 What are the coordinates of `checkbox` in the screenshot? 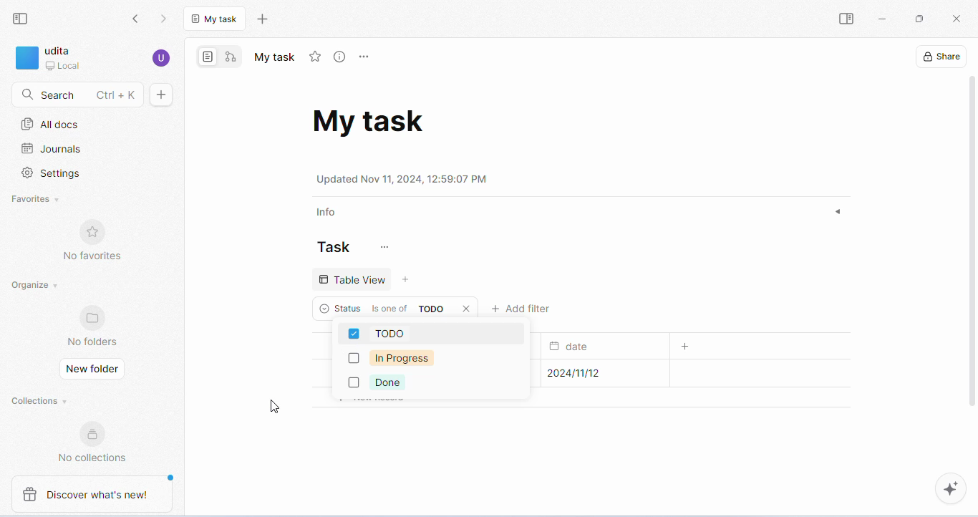 It's located at (354, 333).